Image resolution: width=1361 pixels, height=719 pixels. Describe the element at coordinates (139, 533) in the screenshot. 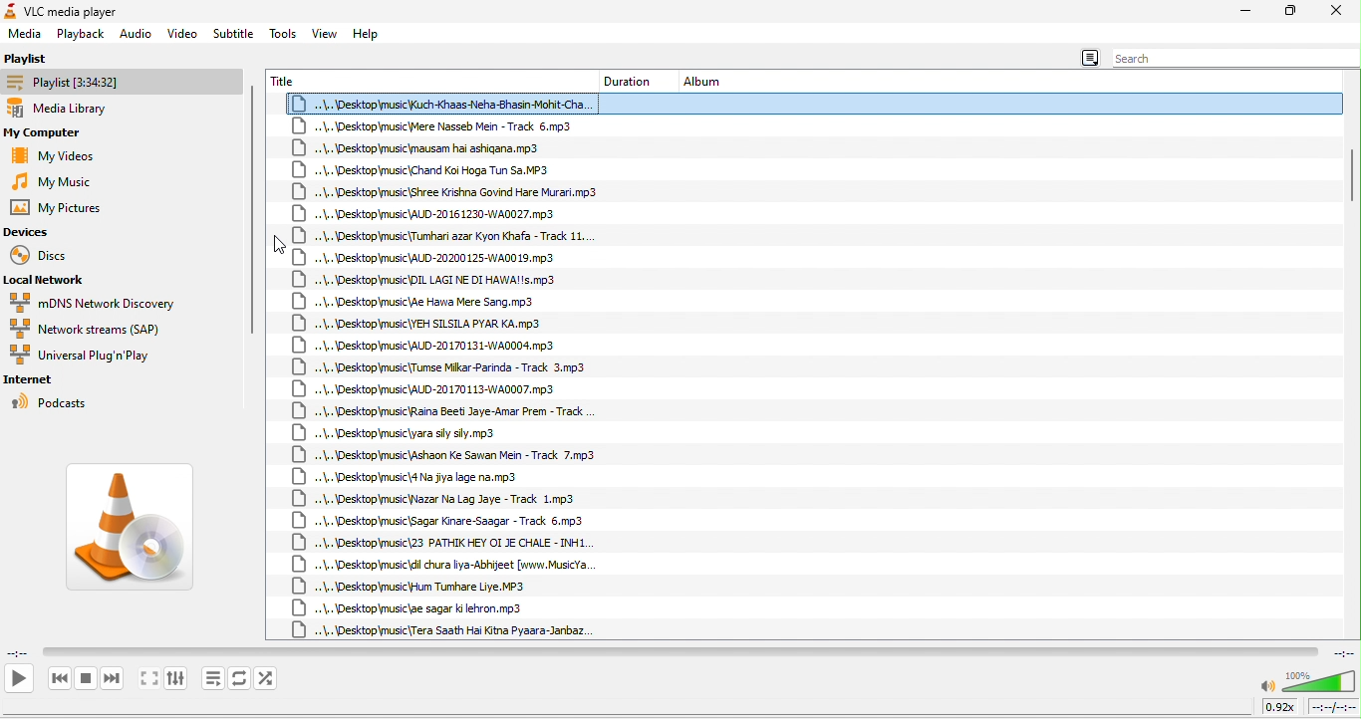

I see `vlc media image` at that location.